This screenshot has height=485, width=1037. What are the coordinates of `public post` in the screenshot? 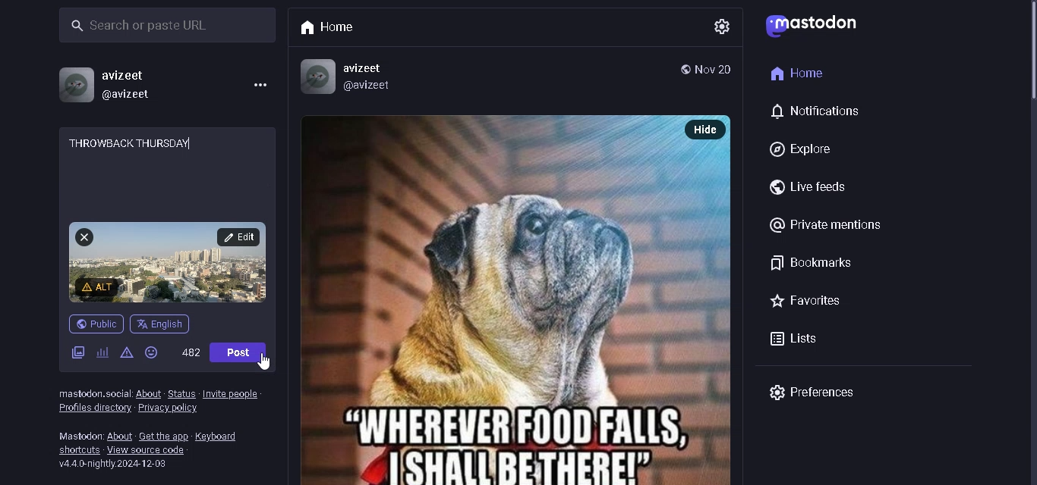 It's located at (682, 68).